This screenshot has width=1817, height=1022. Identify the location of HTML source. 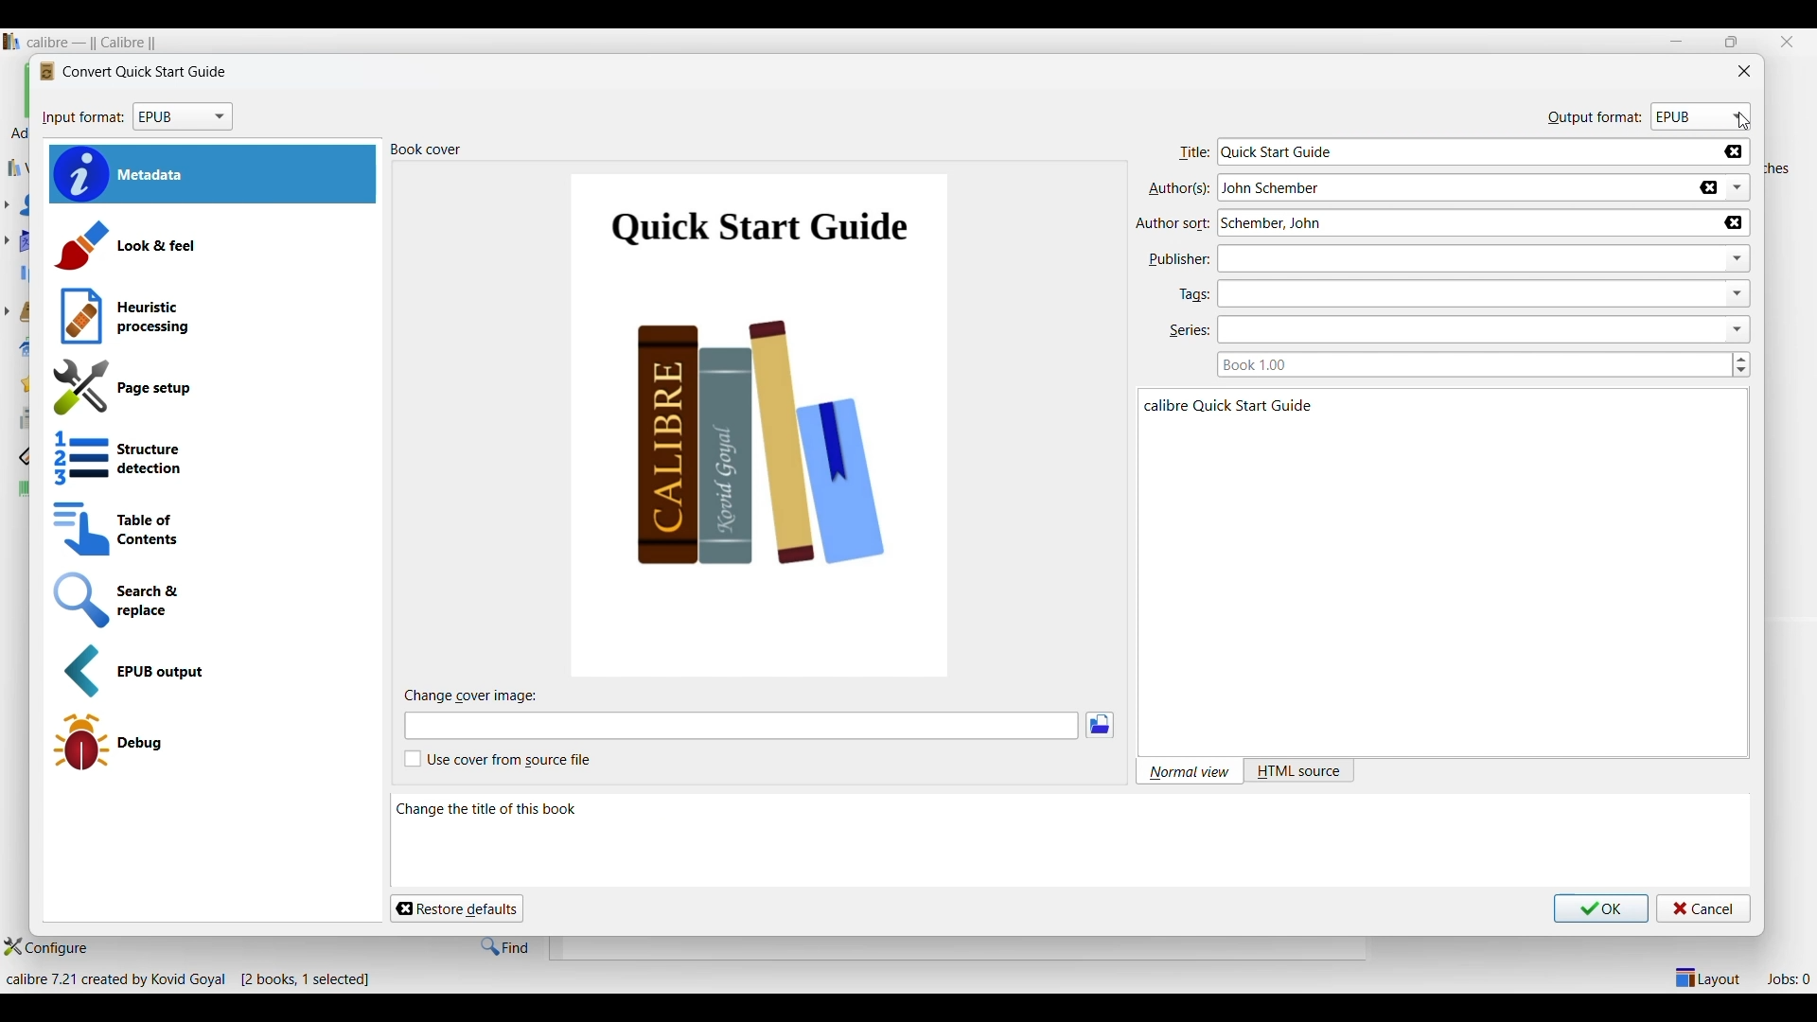
(1300, 772).